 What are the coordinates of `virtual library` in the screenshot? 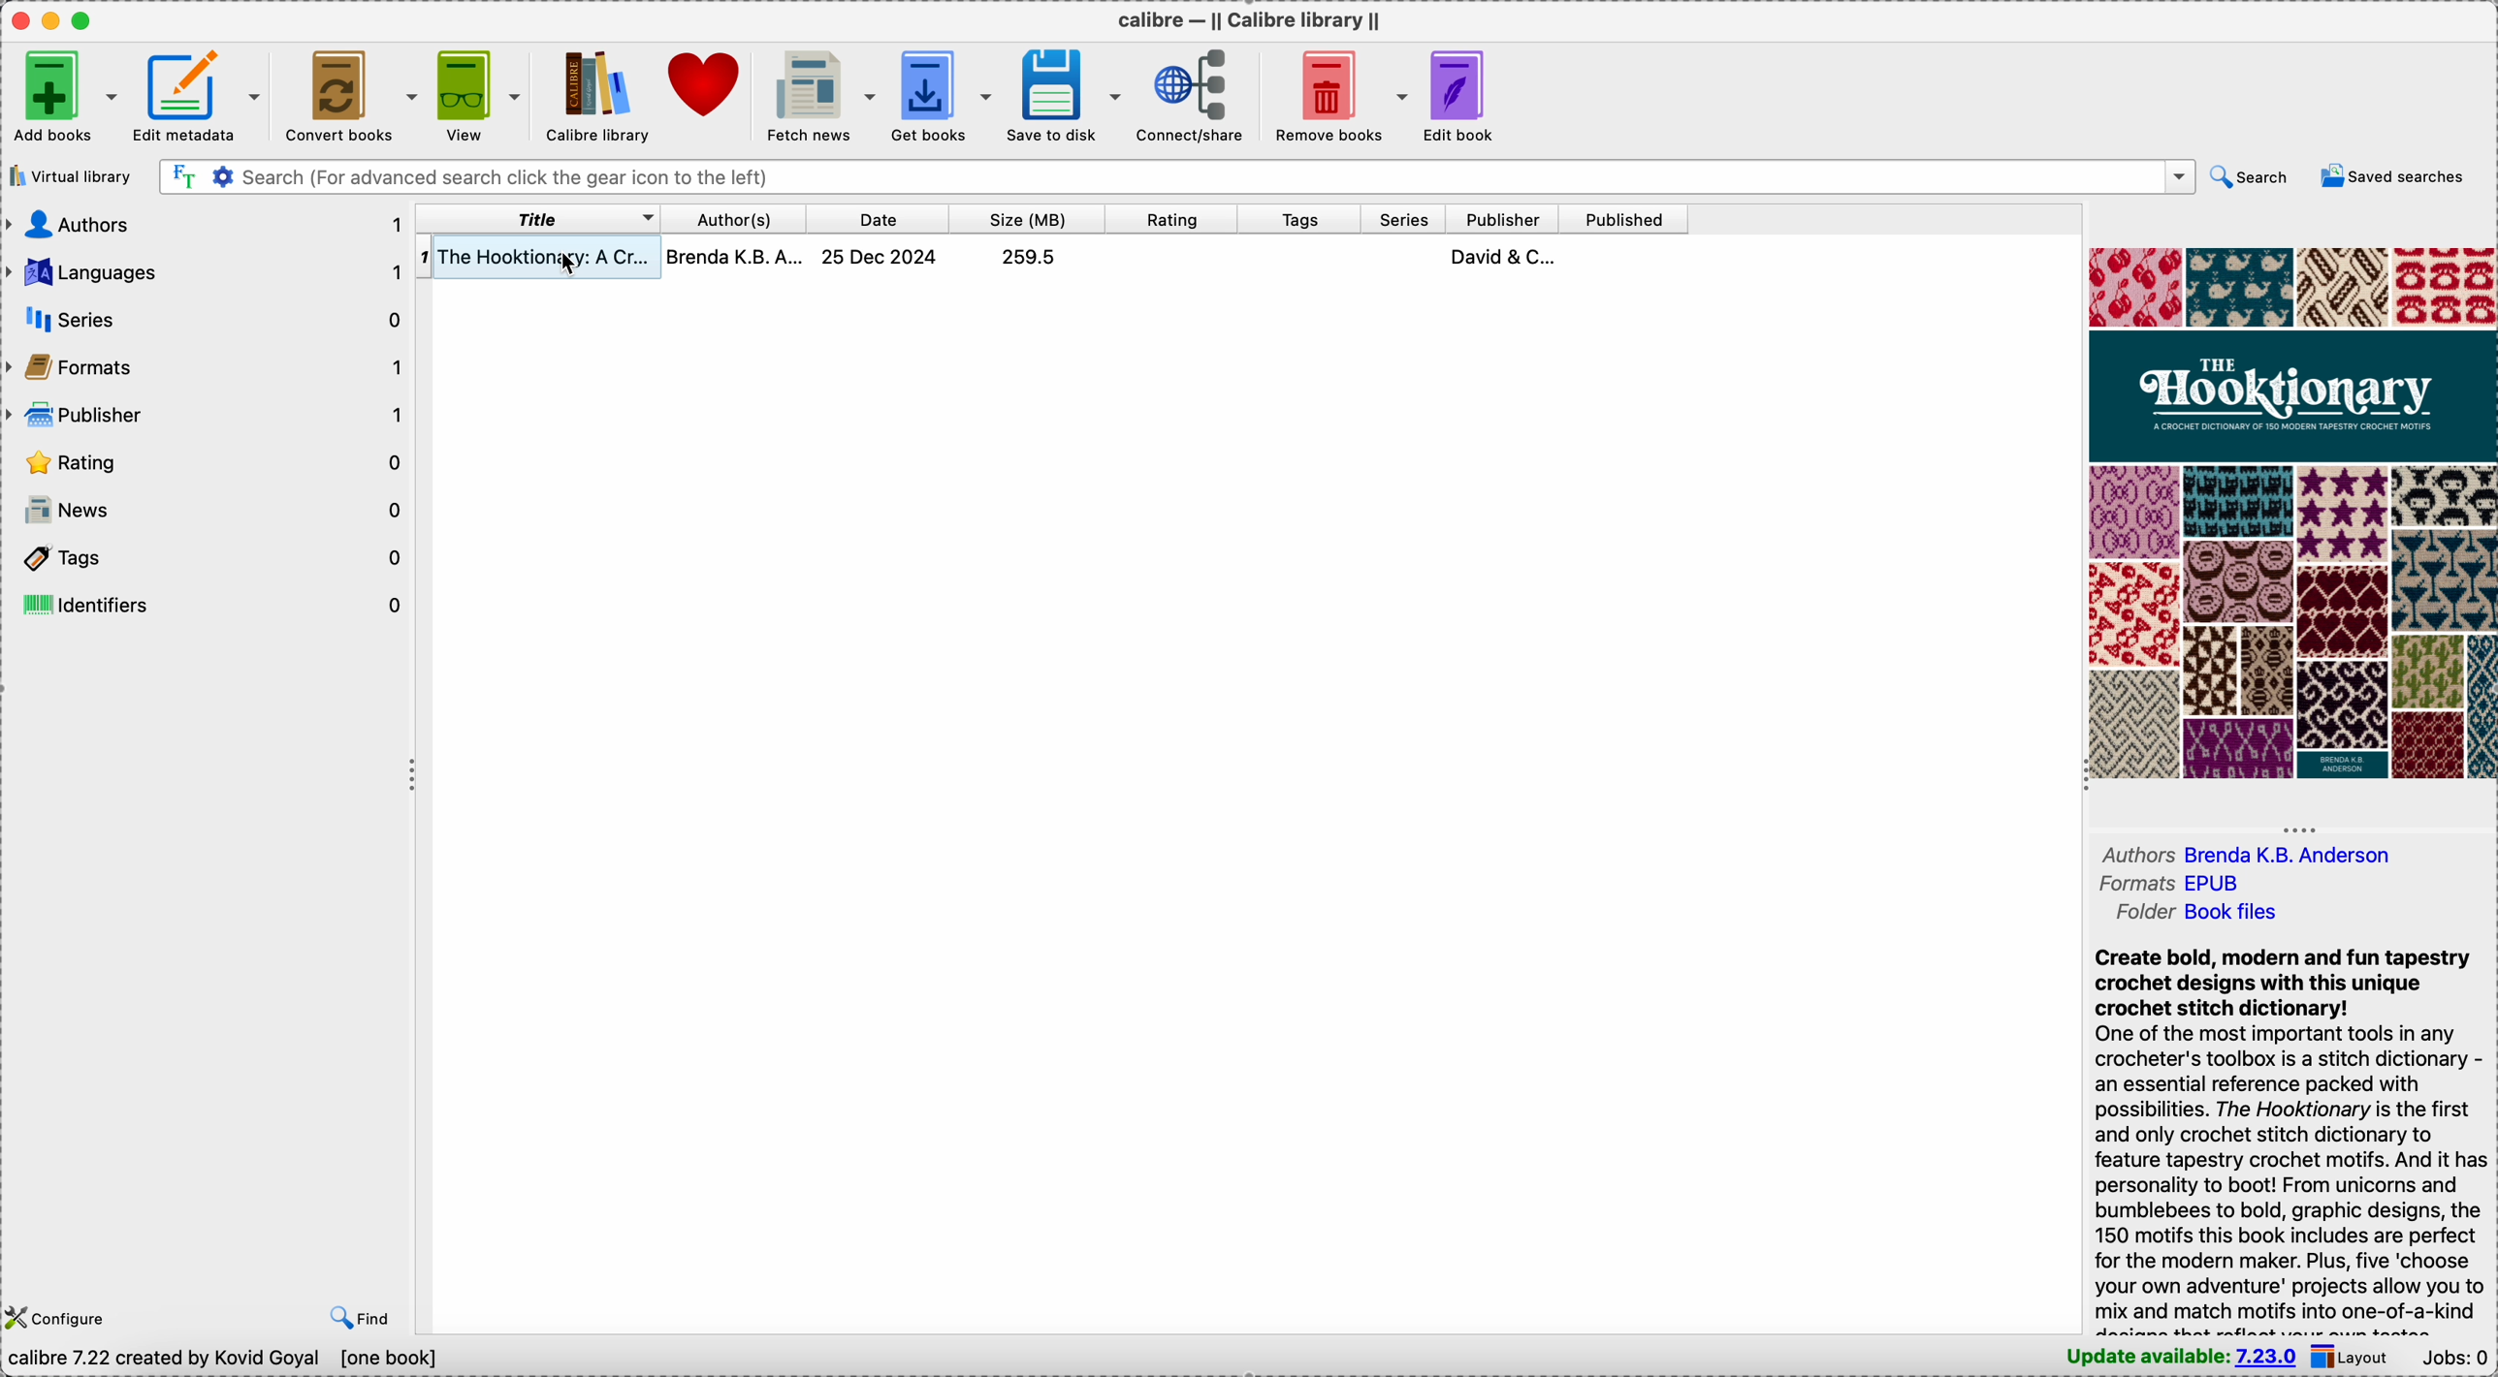 It's located at (70, 177).